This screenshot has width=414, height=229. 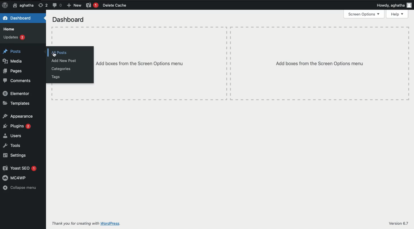 I want to click on Cursor, so click(x=54, y=55).